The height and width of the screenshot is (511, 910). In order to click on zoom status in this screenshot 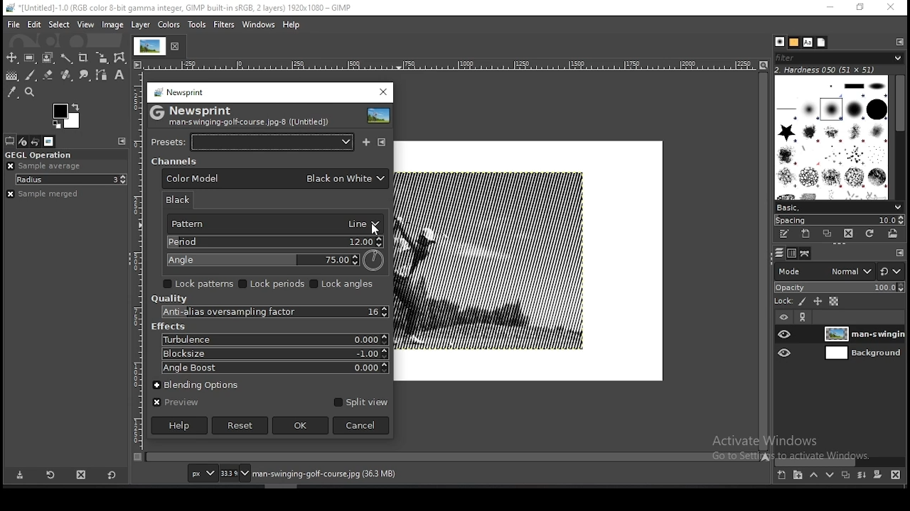, I will do `click(234, 473)`.